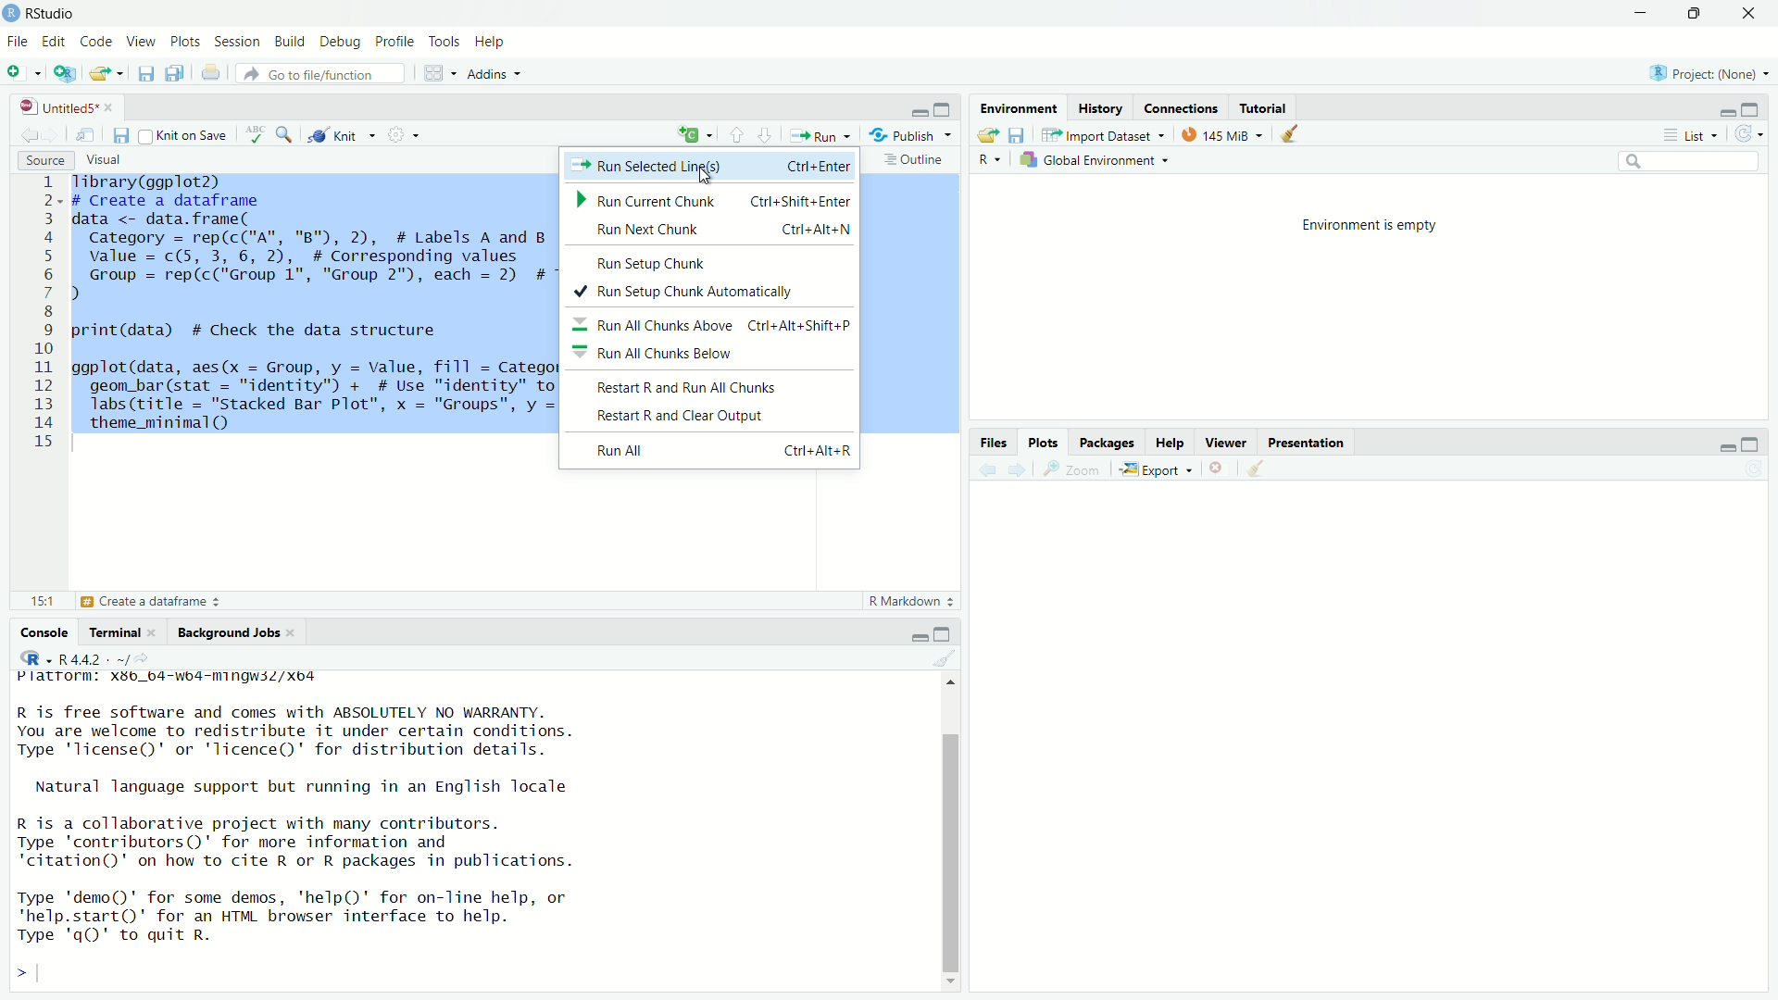  What do you see at coordinates (177, 73) in the screenshot?
I see `Save all open documents (Ctrl + Alt + S)` at bounding box center [177, 73].